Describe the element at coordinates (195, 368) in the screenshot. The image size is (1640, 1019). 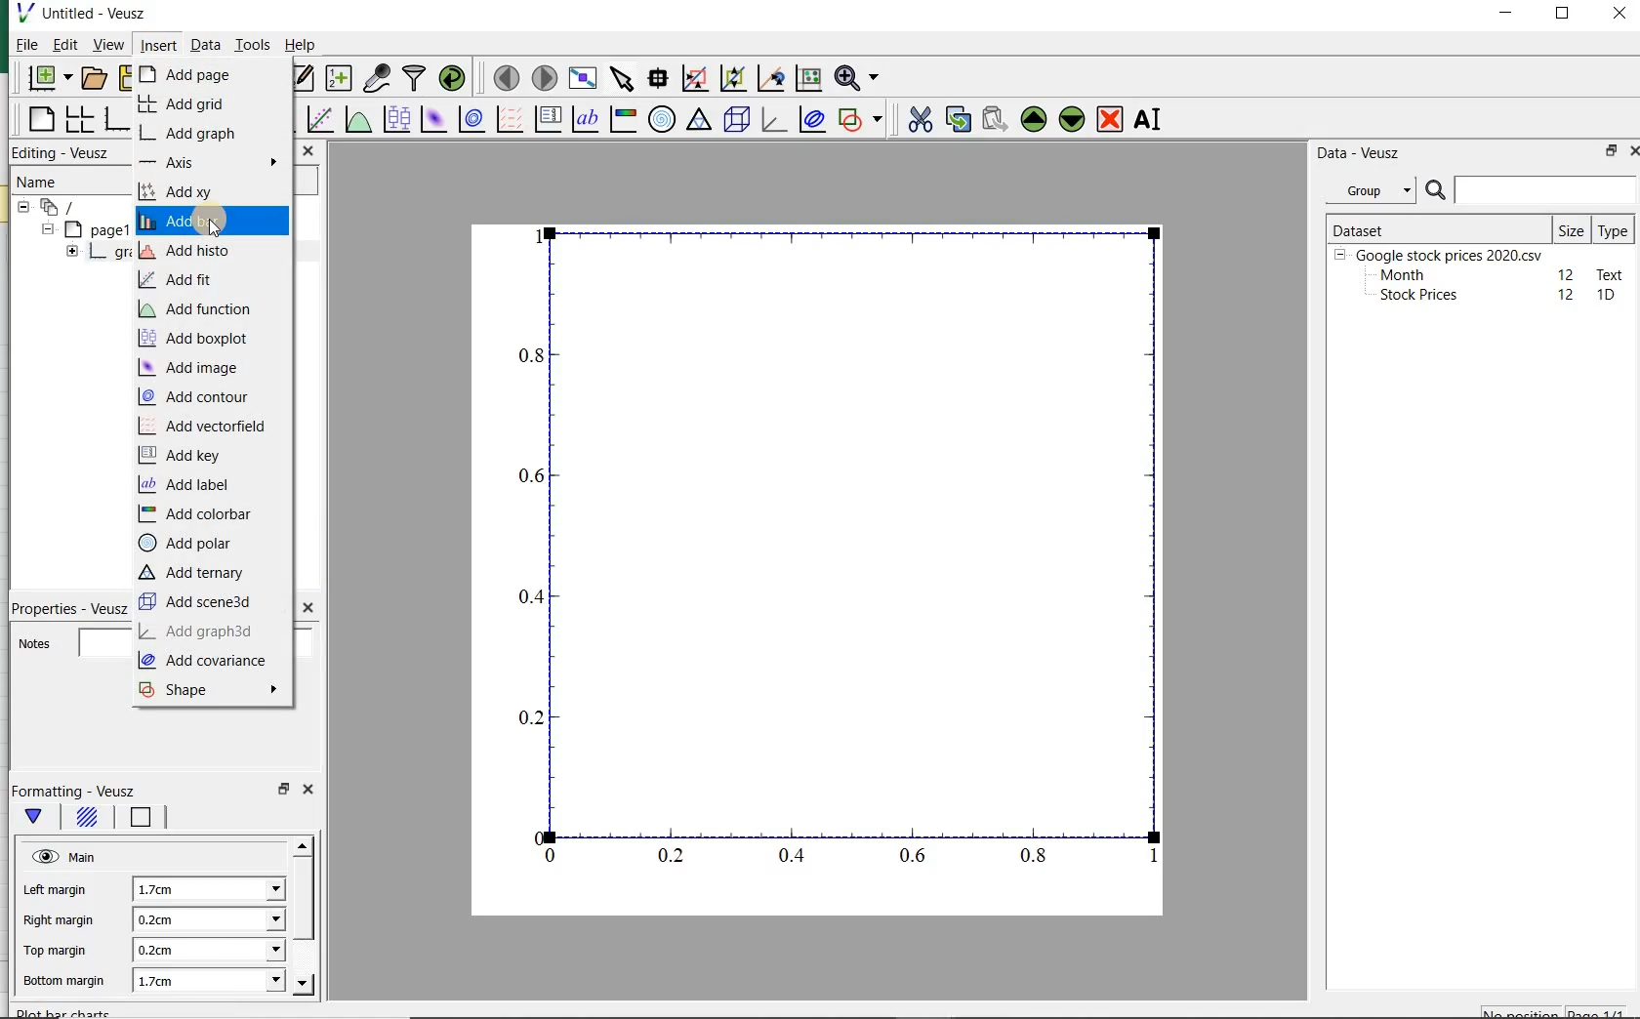
I see `add image` at that location.